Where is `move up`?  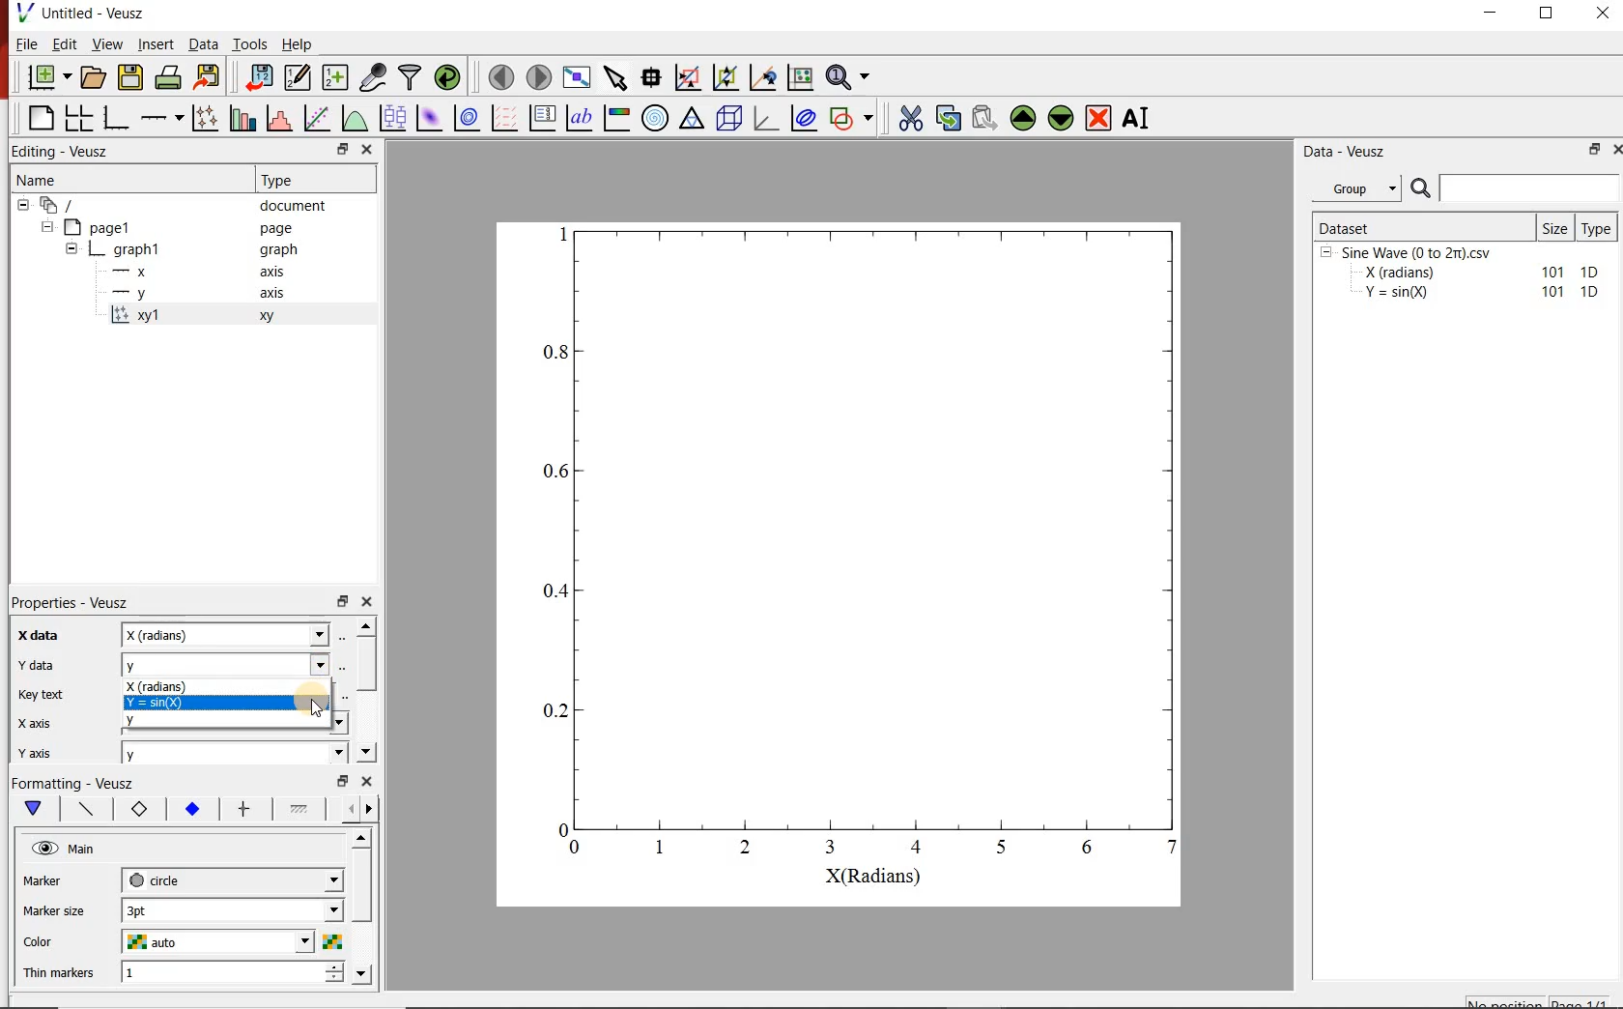 move up is located at coordinates (1023, 118).